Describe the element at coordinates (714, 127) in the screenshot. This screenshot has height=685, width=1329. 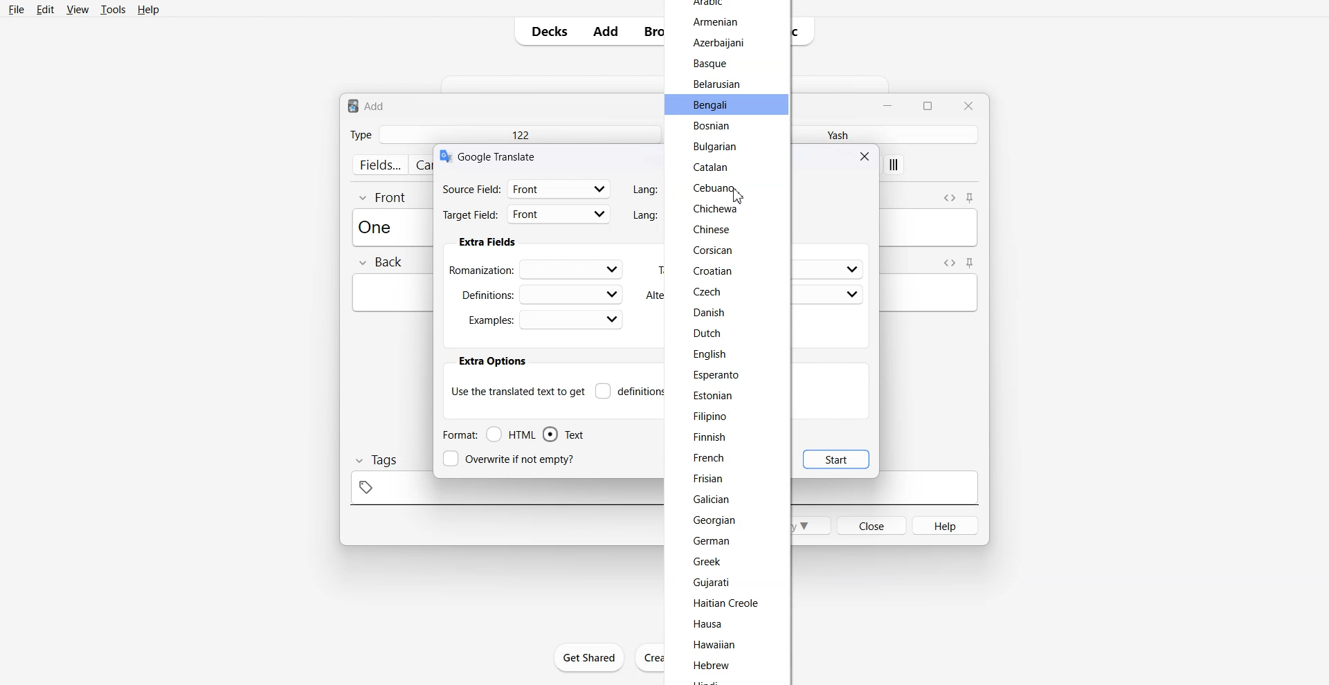
I see `Bosnian` at that location.